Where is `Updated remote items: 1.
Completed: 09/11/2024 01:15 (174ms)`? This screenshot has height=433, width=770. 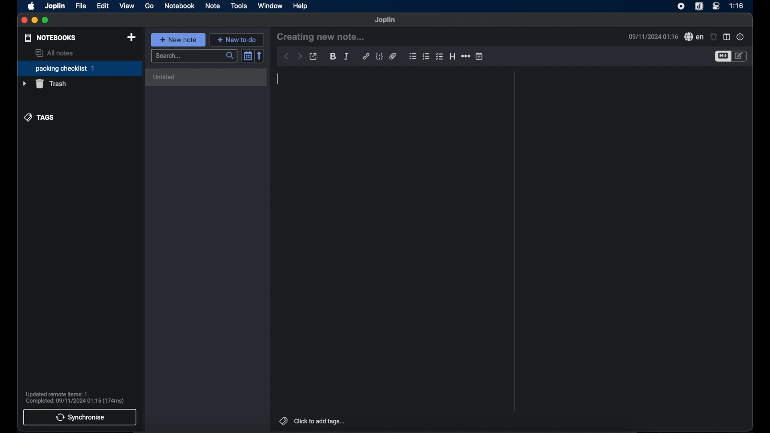 Updated remote items: 1.
Completed: 09/11/2024 01:15 (174ms) is located at coordinates (77, 398).